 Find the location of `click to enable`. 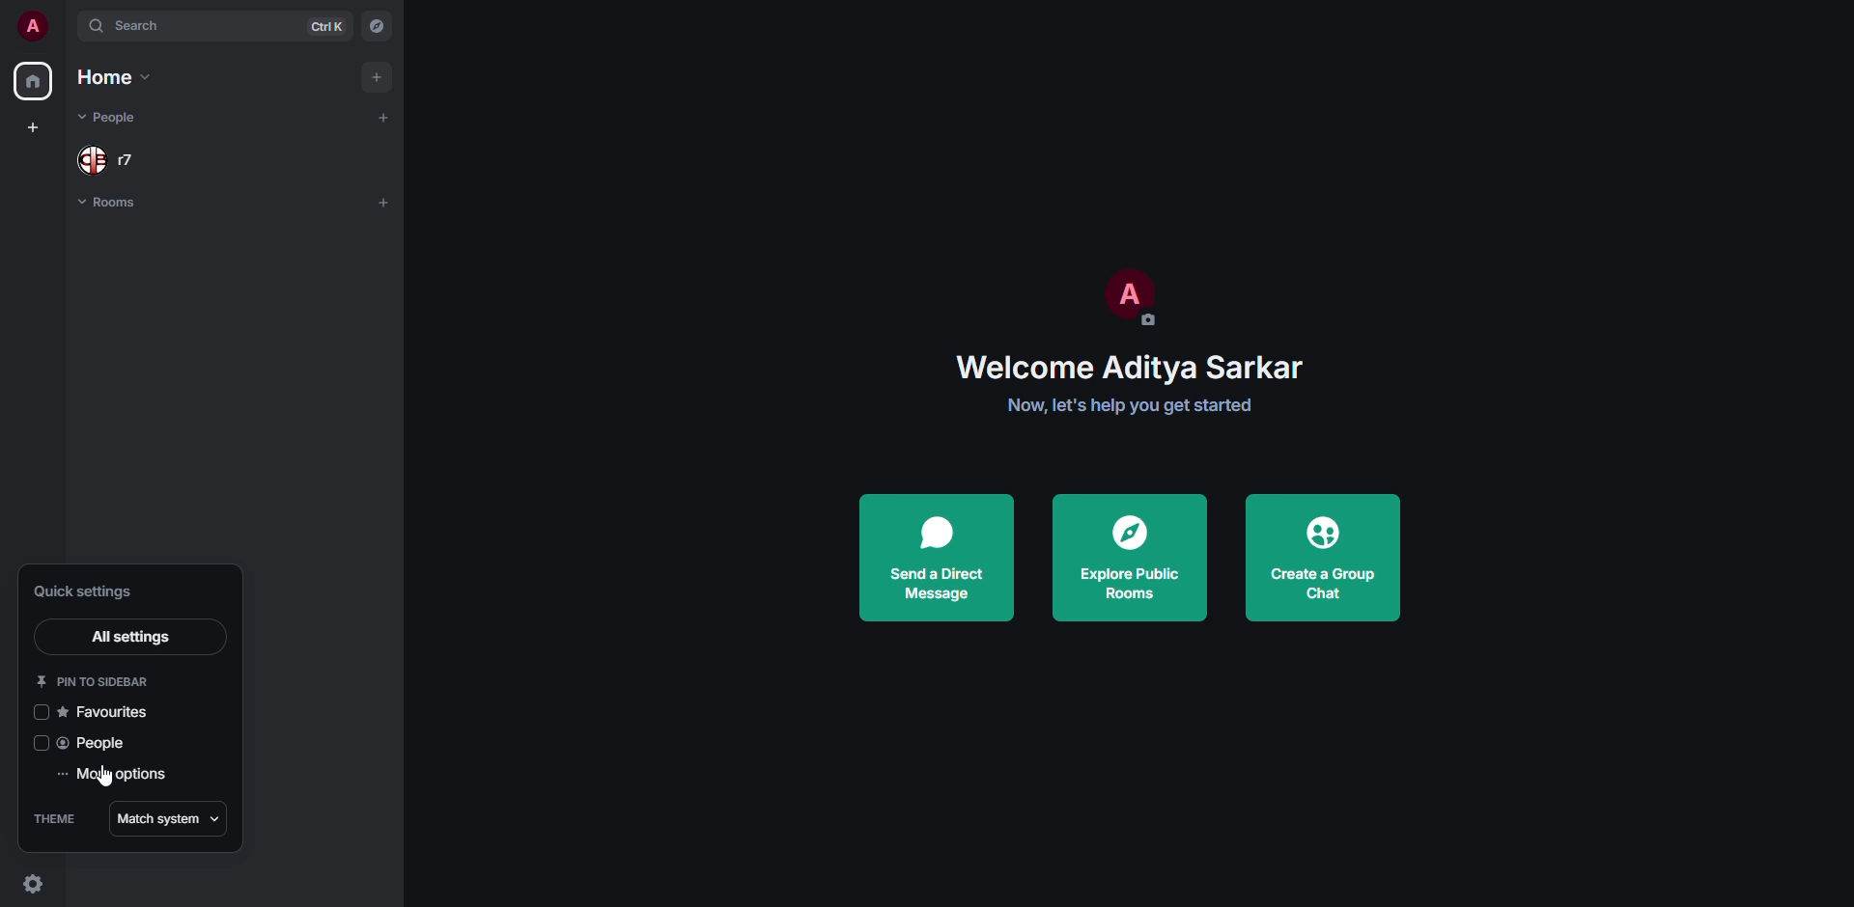

click to enable is located at coordinates (42, 712).